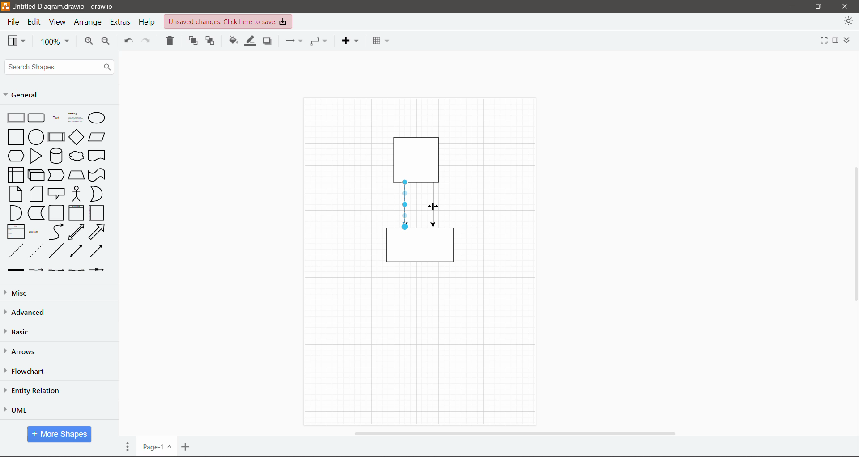  Describe the element at coordinates (75, 117) in the screenshot. I see `Textbox` at that location.